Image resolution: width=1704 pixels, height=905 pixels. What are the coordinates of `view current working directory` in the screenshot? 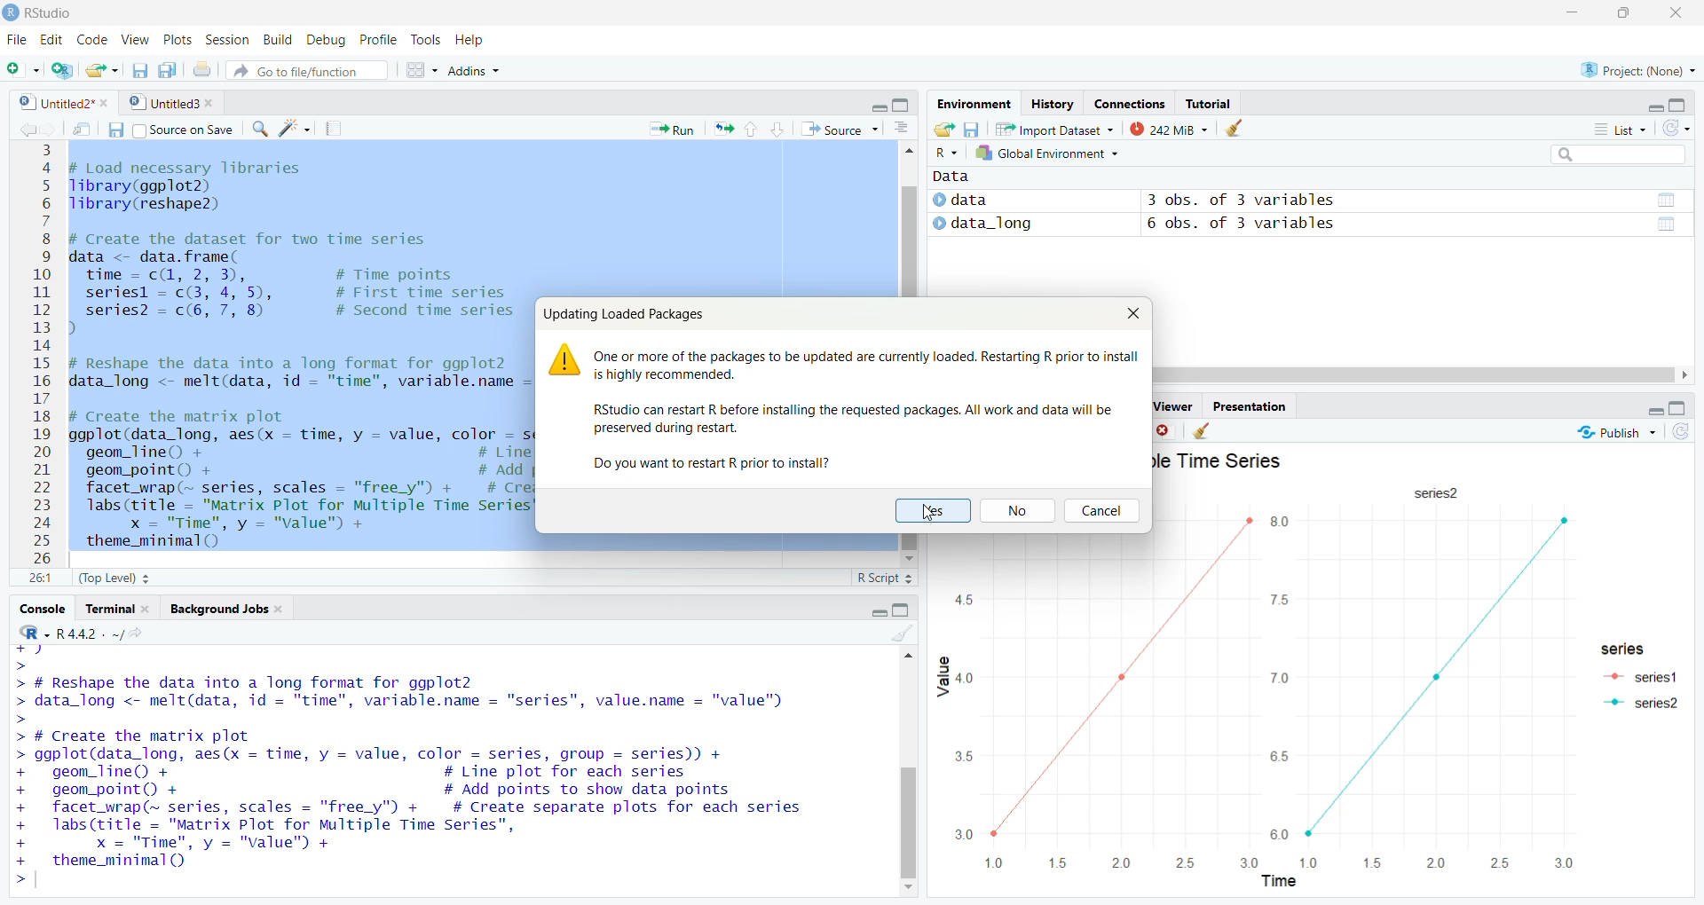 It's located at (135, 633).